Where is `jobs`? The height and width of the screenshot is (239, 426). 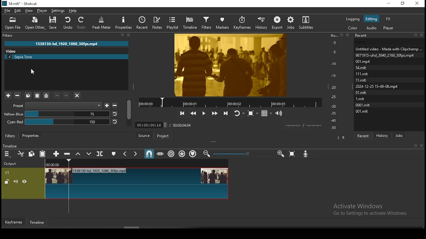
jobs is located at coordinates (291, 23).